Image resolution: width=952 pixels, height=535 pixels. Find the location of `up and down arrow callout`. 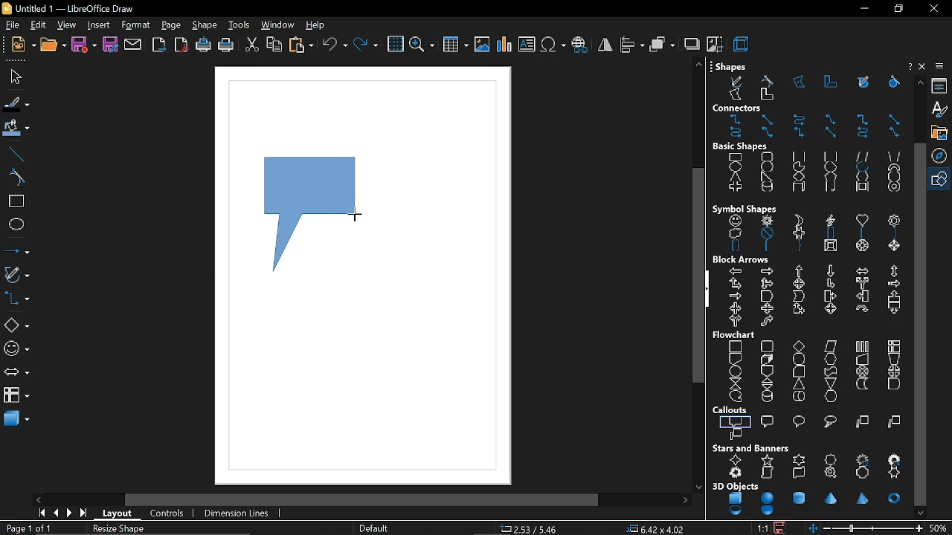

up and down arrow callout is located at coordinates (765, 308).